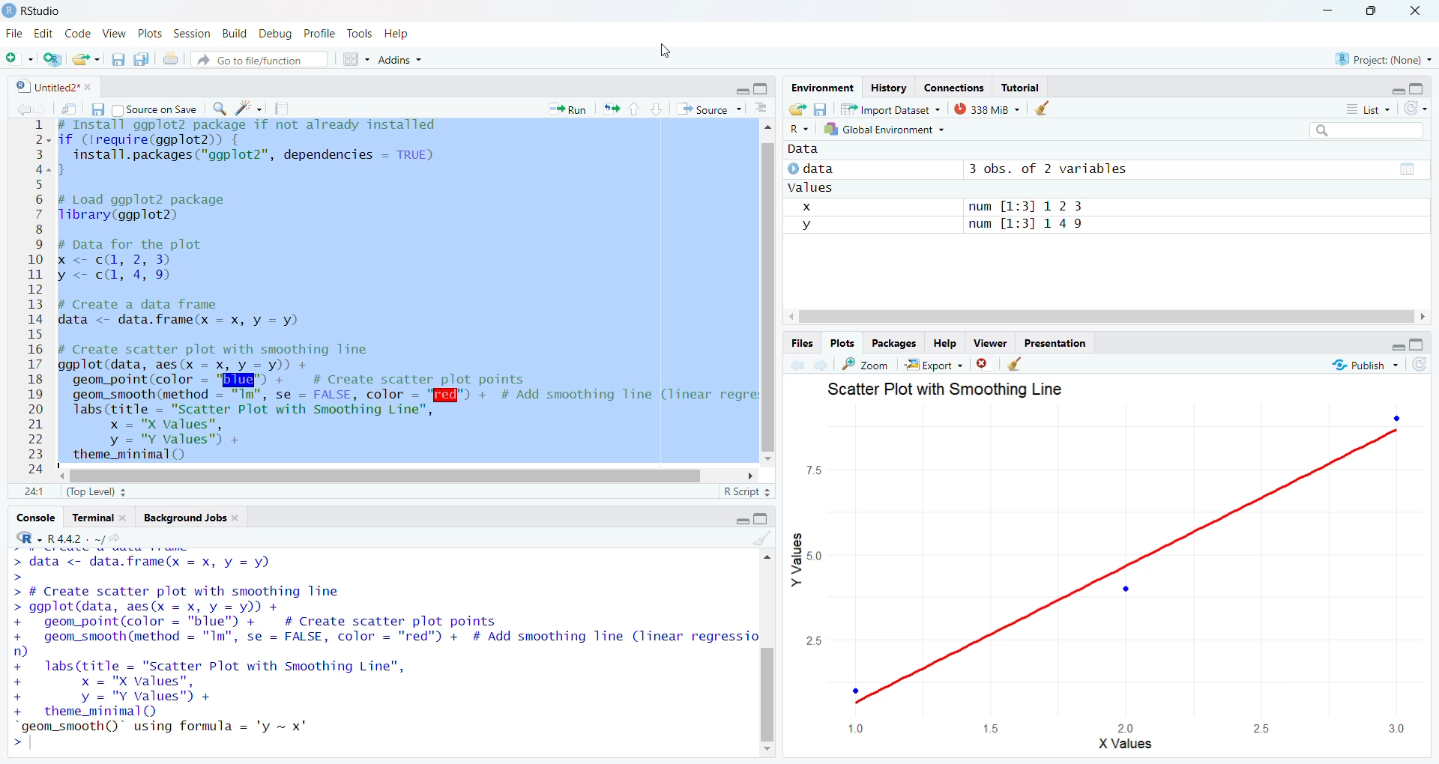  What do you see at coordinates (815, 152) in the screenshot?
I see `data` at bounding box center [815, 152].